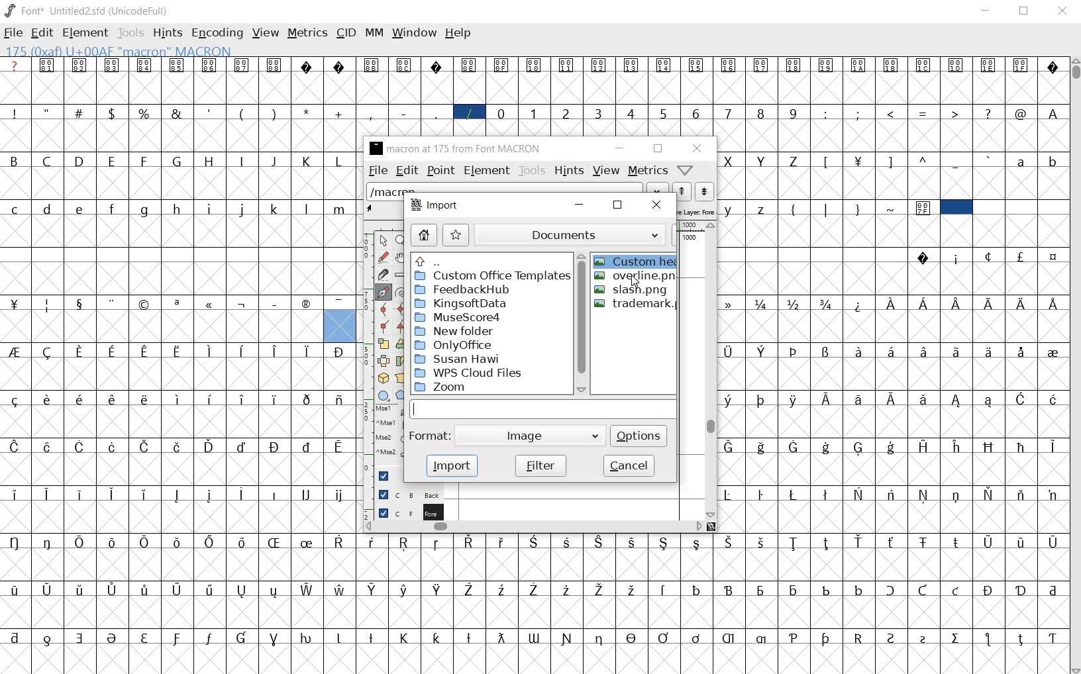  What do you see at coordinates (424, 236) in the screenshot?
I see `home` at bounding box center [424, 236].